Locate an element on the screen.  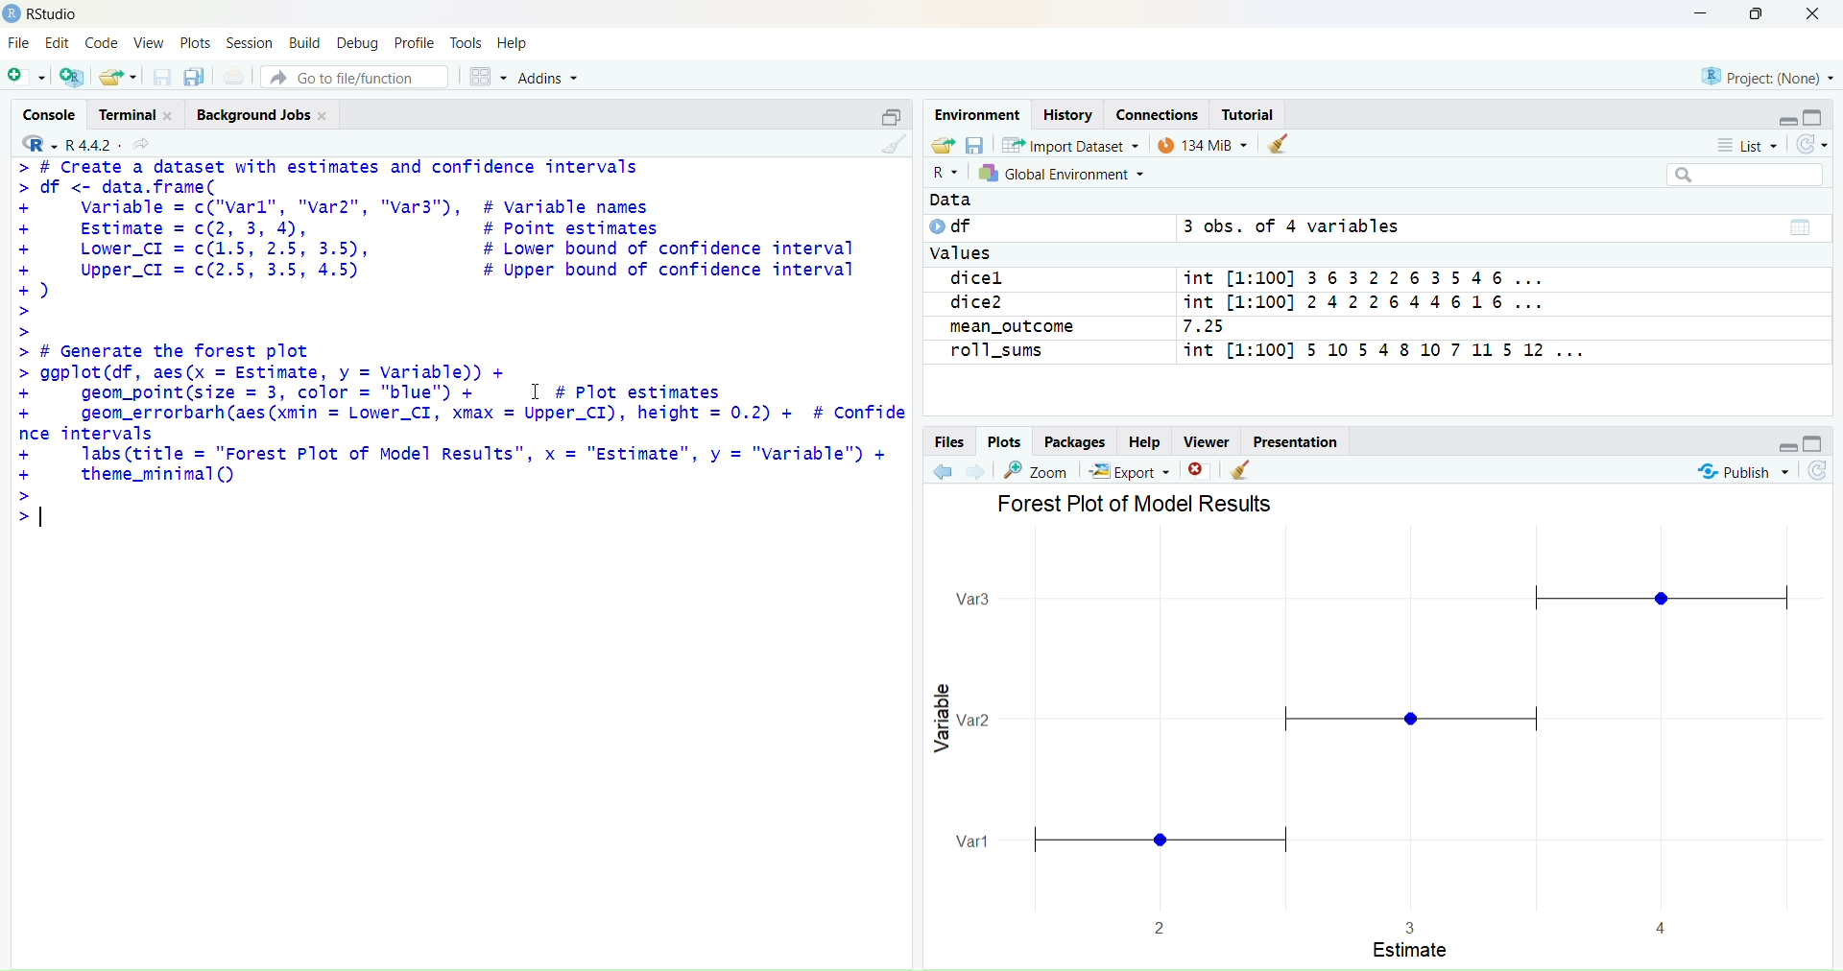
Tutorial is located at coordinates (1250, 114).